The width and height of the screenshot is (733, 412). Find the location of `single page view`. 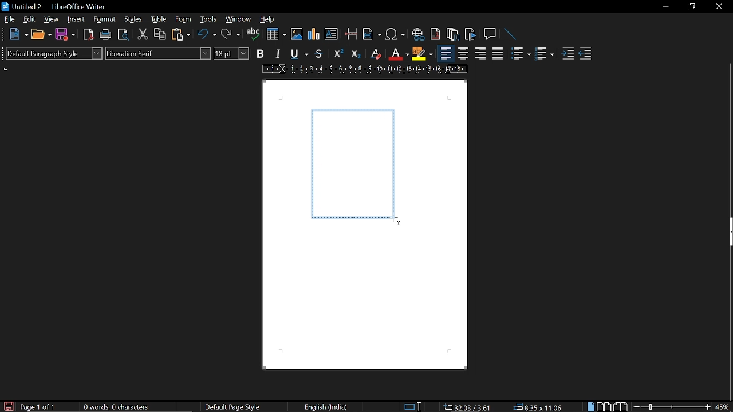

single page view is located at coordinates (590, 407).